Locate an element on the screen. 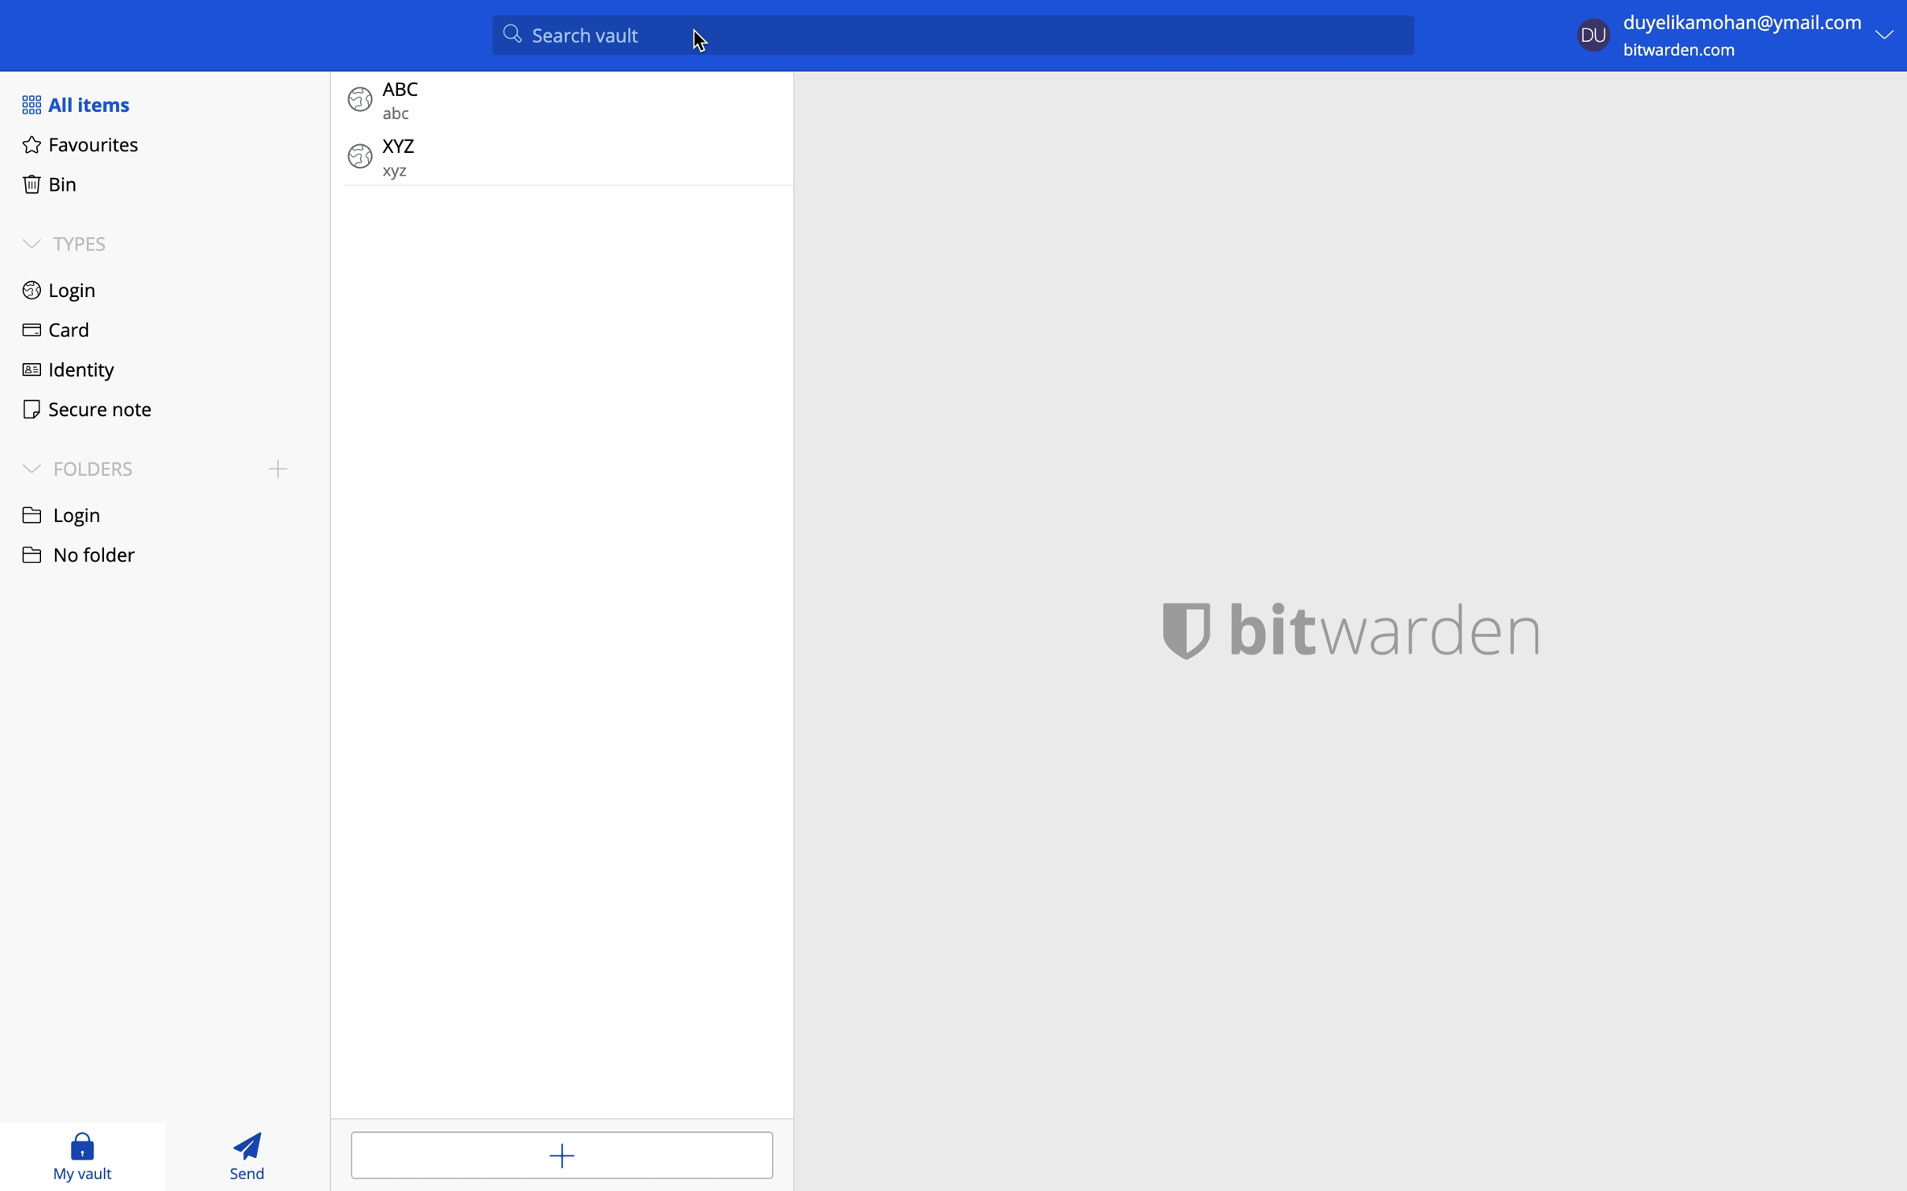 This screenshot has width=1907, height=1191. types is located at coordinates (76, 244).